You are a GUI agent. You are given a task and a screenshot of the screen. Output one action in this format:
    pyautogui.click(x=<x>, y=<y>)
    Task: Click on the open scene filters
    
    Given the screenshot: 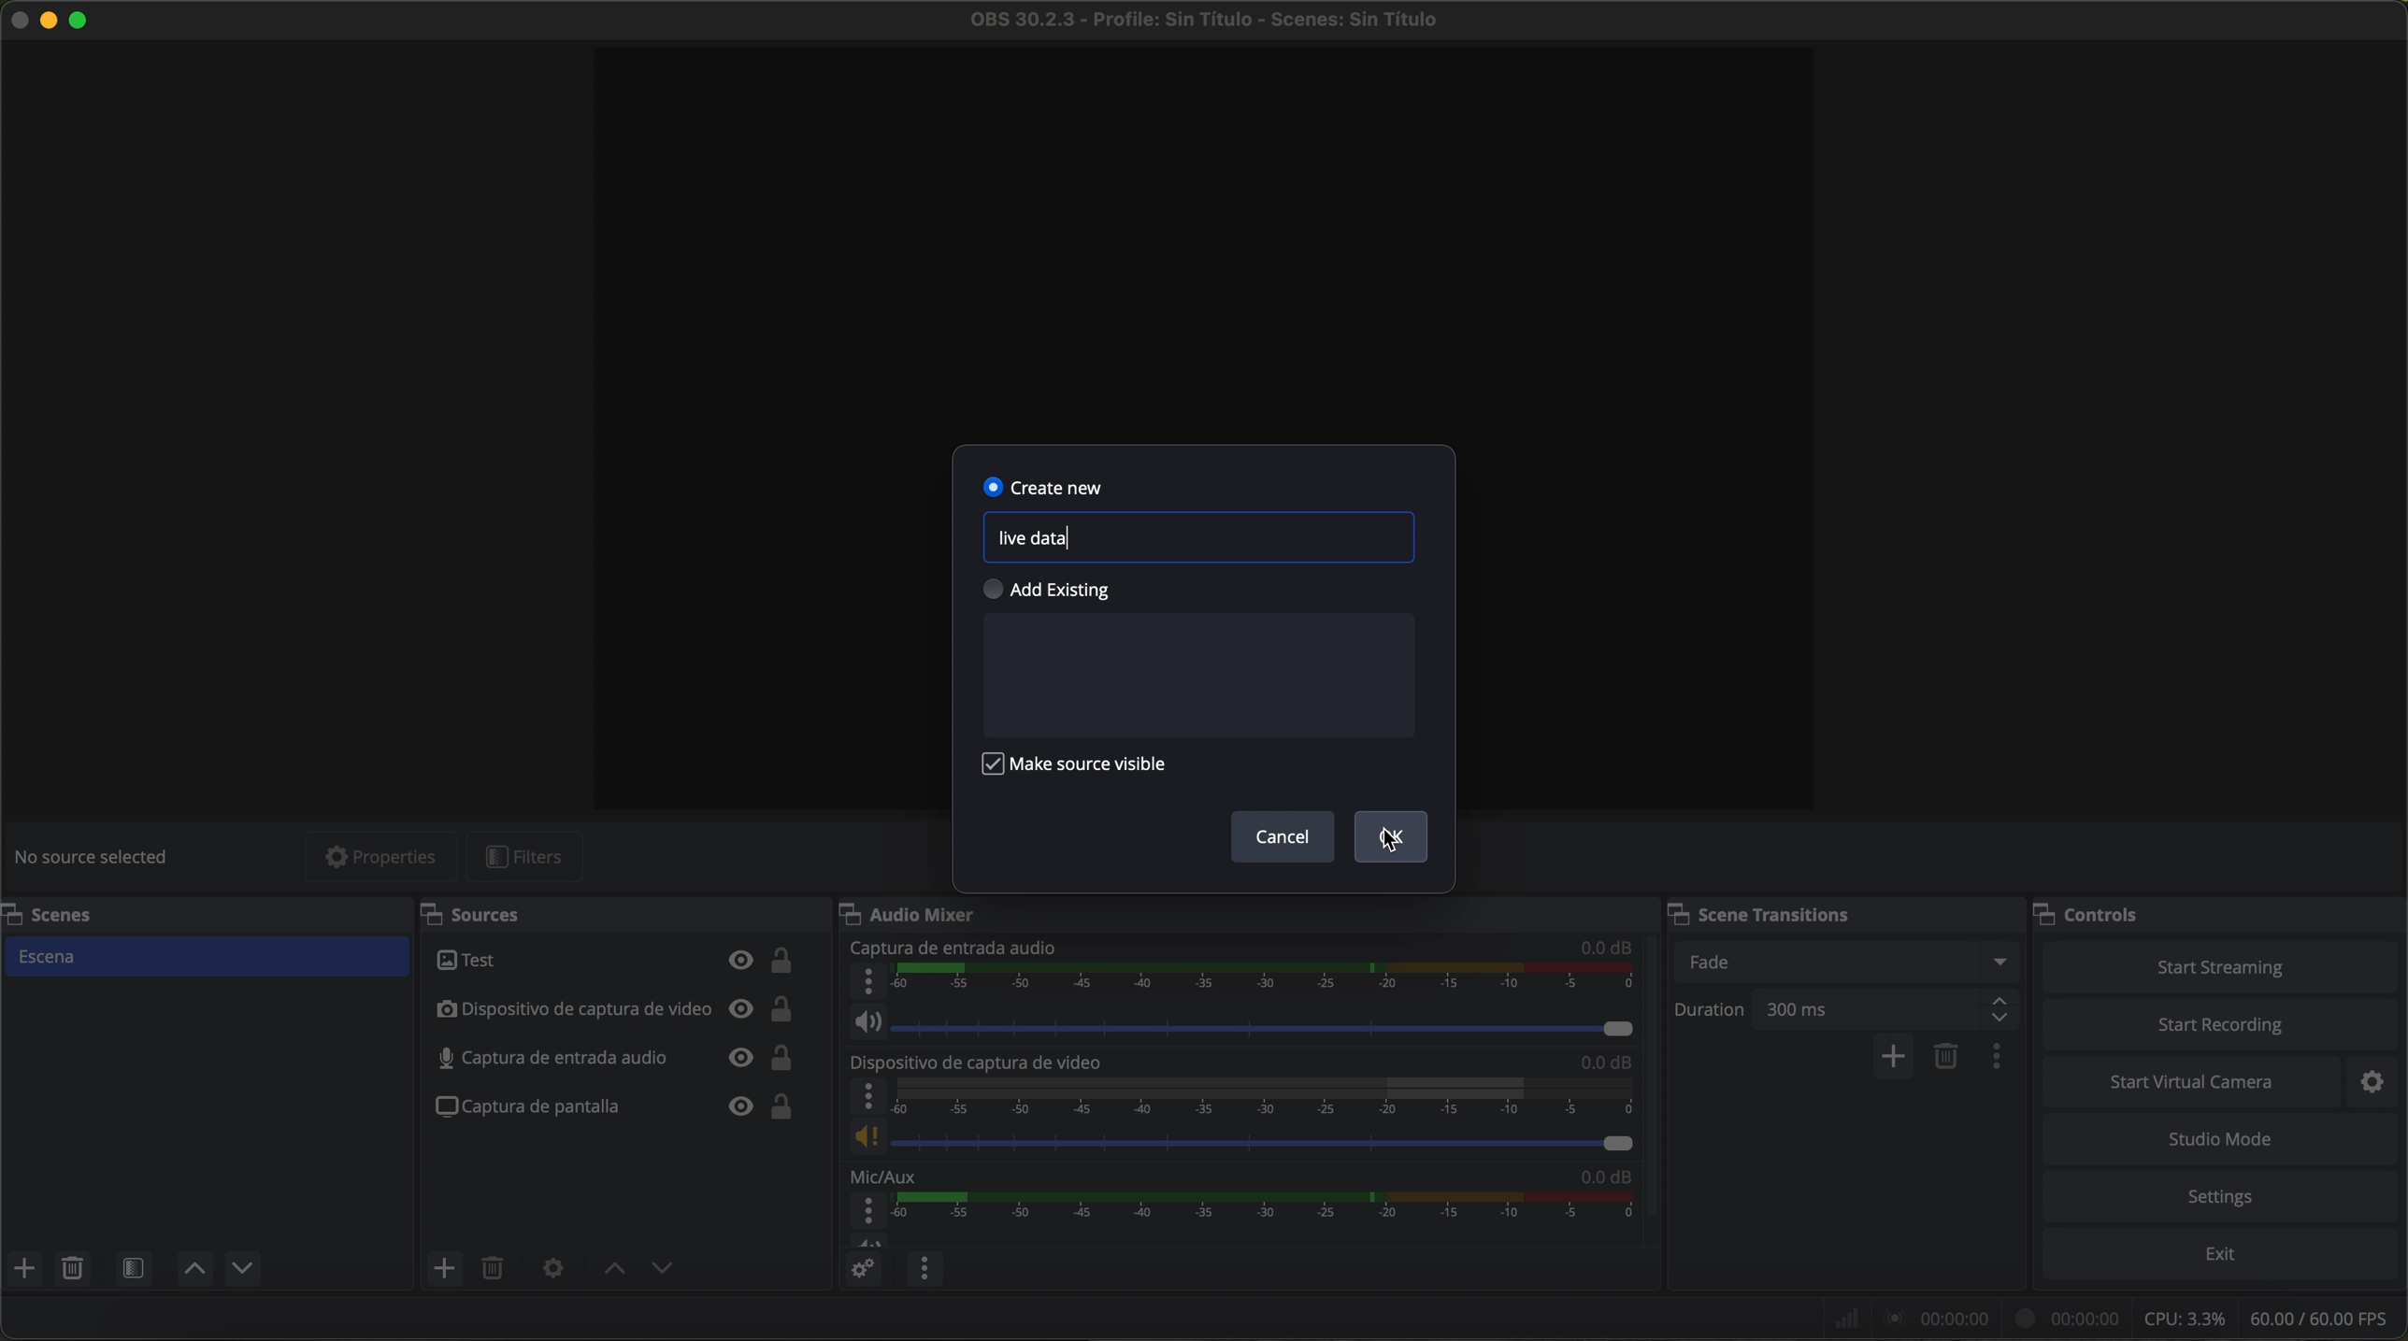 What is the action you would take?
    pyautogui.click(x=133, y=1267)
    